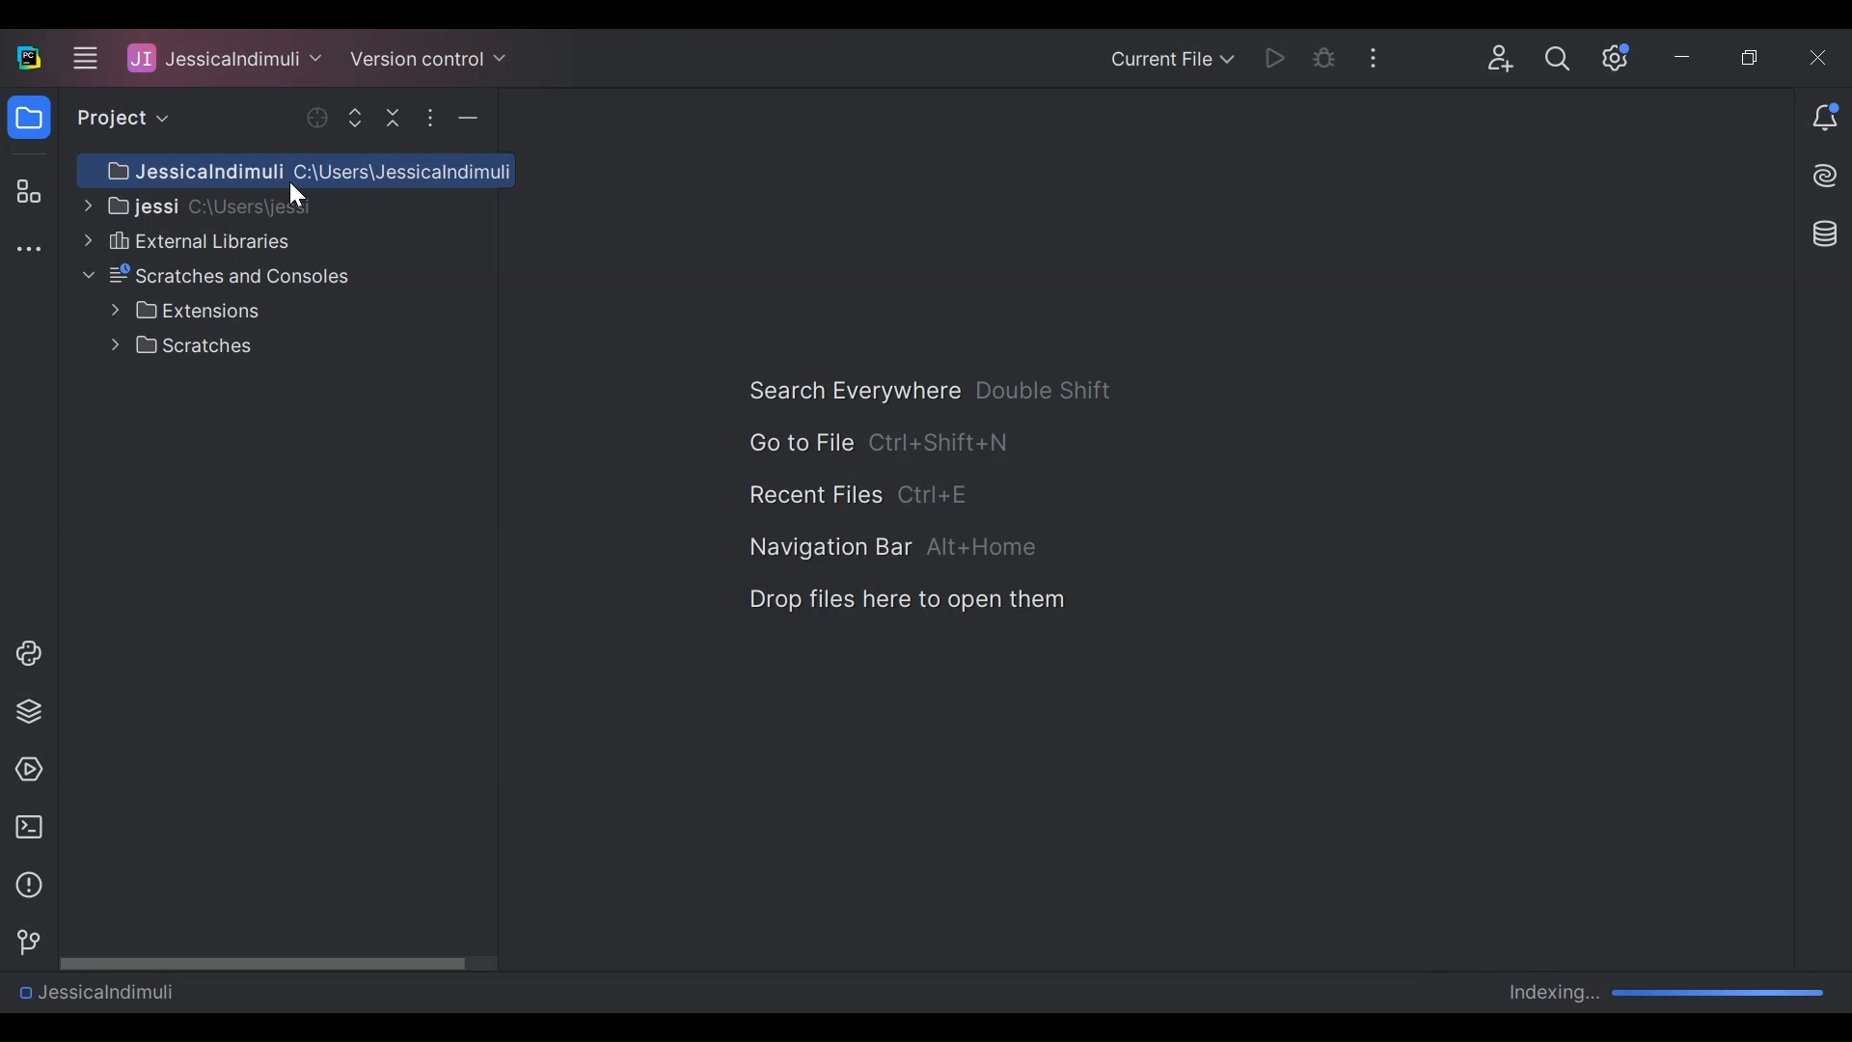  Describe the element at coordinates (360, 117) in the screenshot. I see `Expand Selected` at that location.